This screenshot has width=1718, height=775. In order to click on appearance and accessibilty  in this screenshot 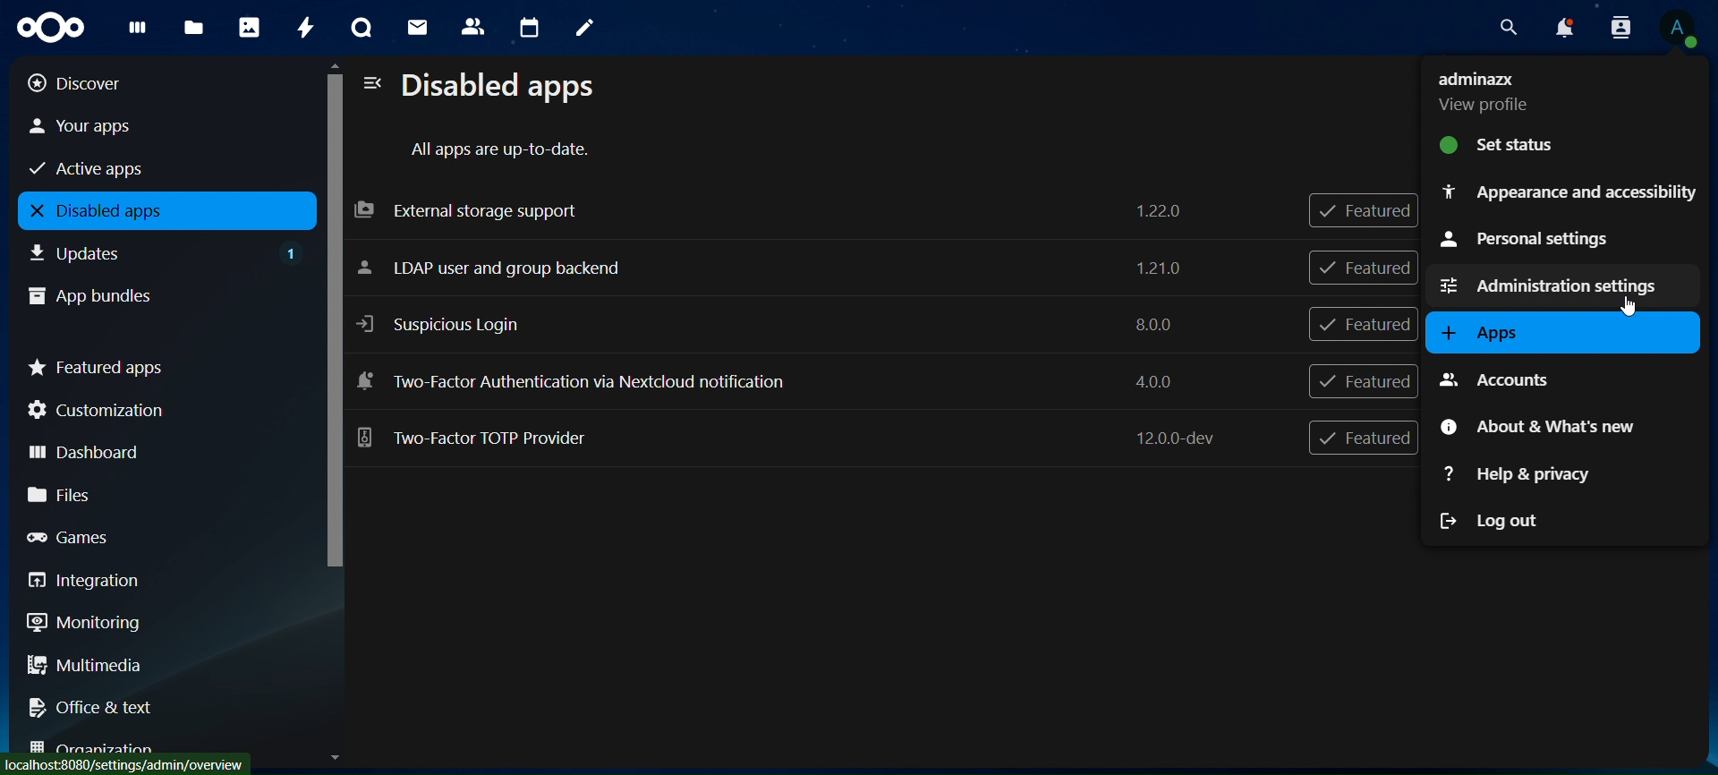, I will do `click(1568, 191)`.